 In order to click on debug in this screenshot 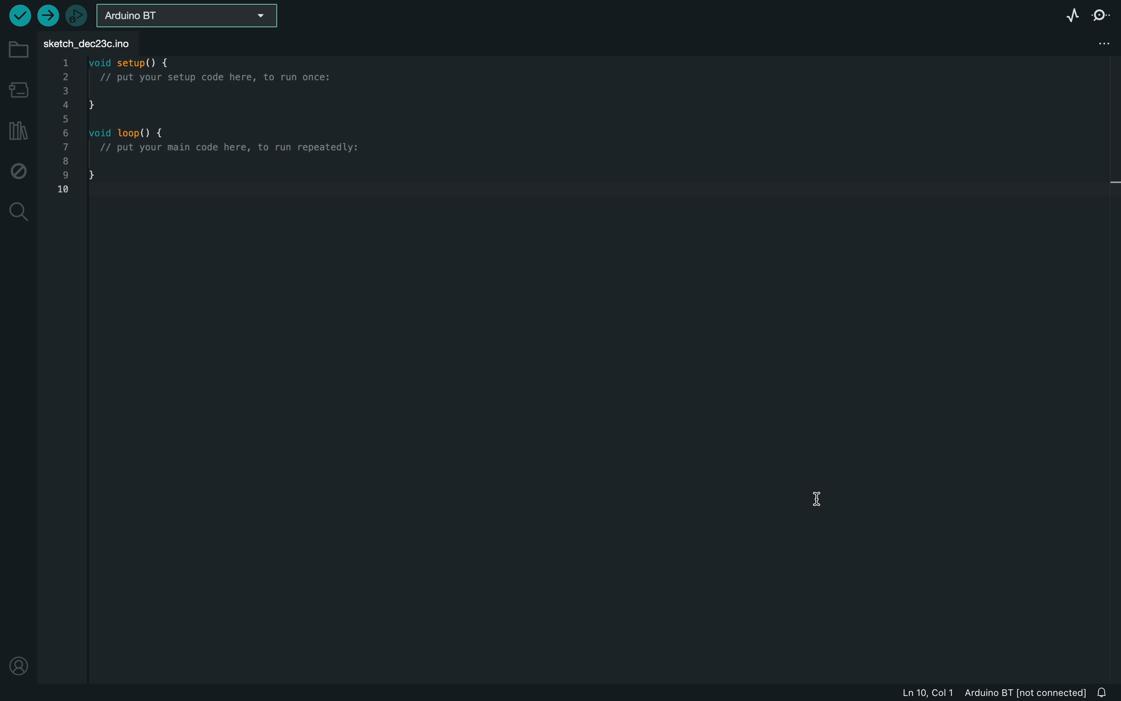, I will do `click(19, 172)`.